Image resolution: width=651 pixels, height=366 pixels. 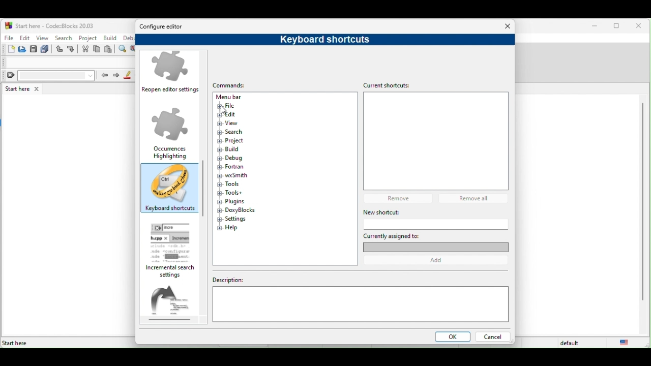 What do you see at coordinates (15, 343) in the screenshot?
I see `Start here` at bounding box center [15, 343].